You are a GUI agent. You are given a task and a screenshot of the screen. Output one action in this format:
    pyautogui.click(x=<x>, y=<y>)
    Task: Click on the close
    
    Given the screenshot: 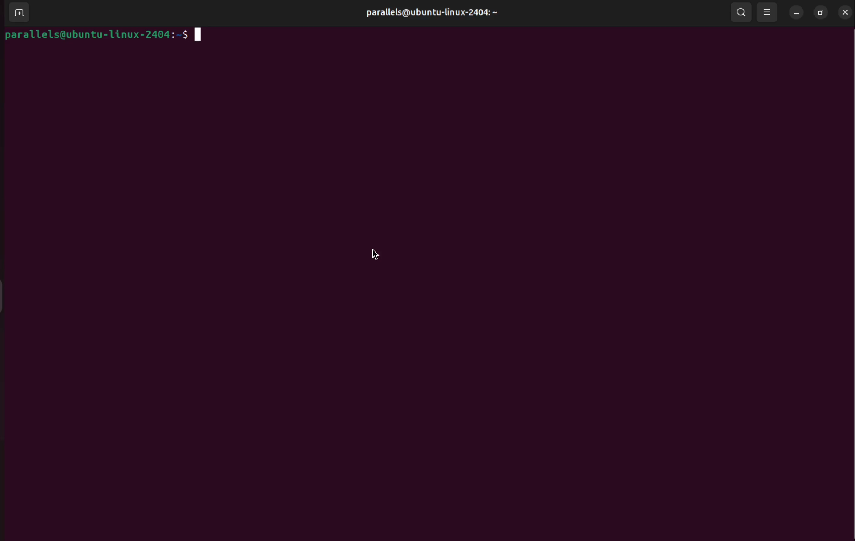 What is the action you would take?
    pyautogui.click(x=843, y=12)
    